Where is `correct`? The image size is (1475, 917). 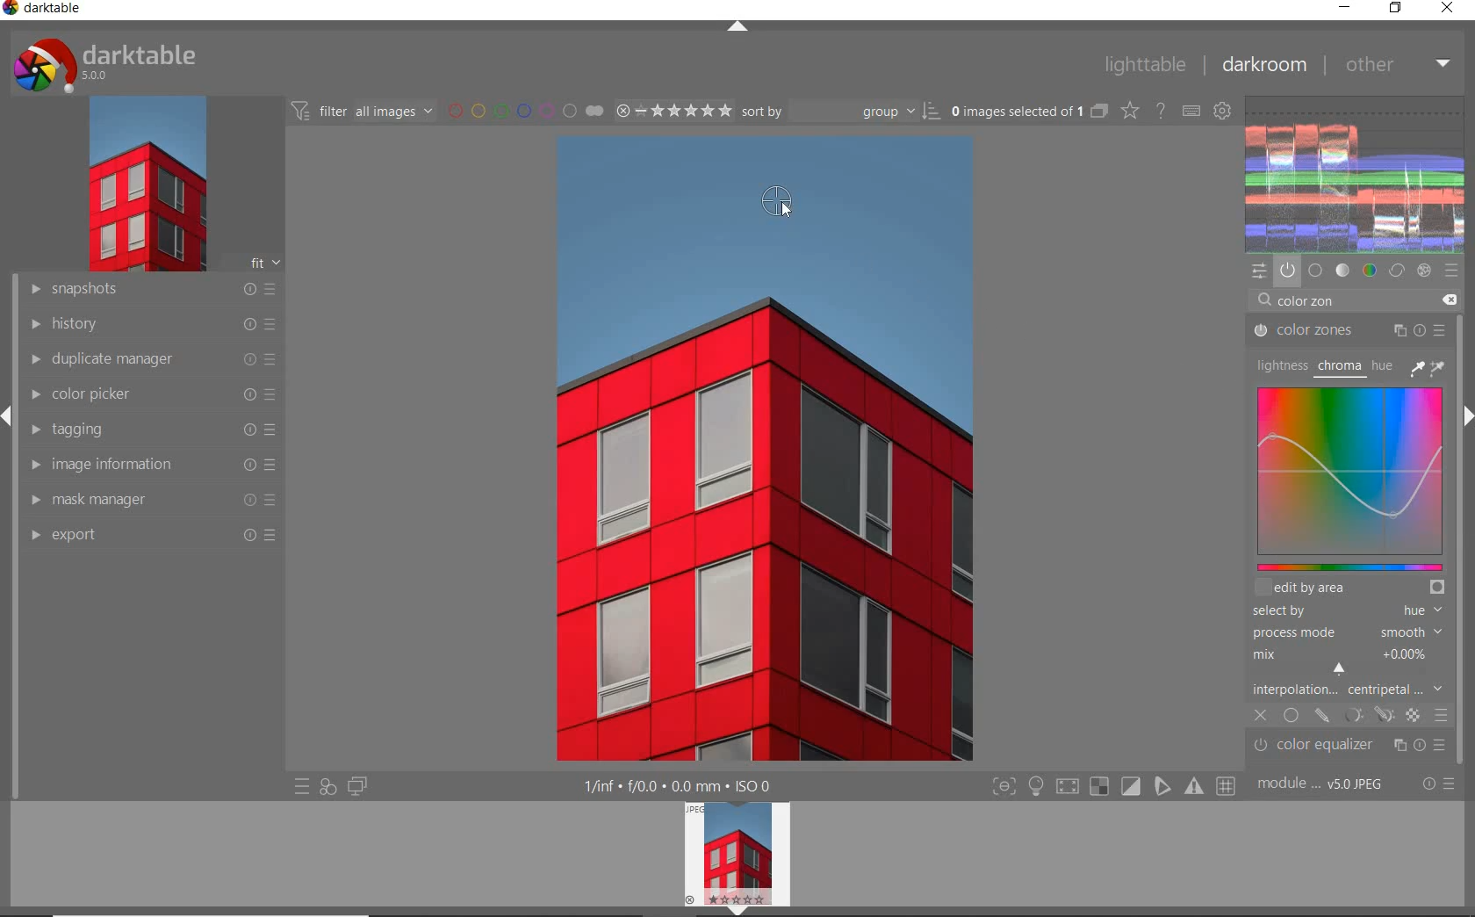
correct is located at coordinates (1397, 271).